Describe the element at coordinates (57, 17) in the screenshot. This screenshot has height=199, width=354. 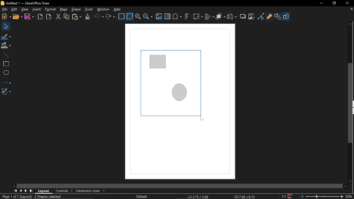
I see `Cut` at that location.